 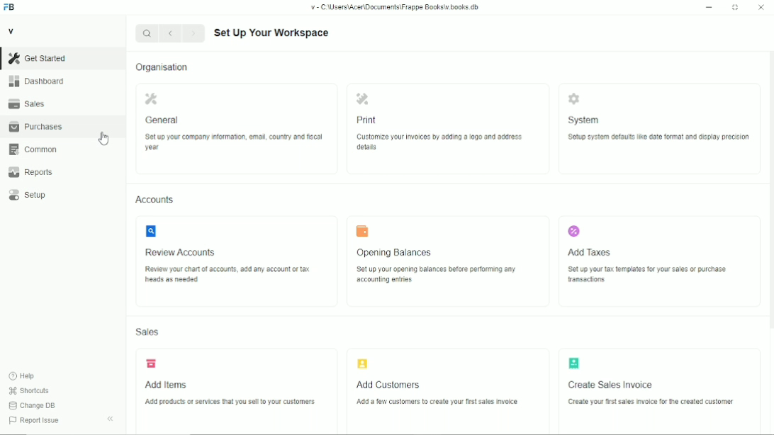 What do you see at coordinates (439, 142) in the screenshot?
I see ` Customize your invoices by adding a logo and address details` at bounding box center [439, 142].